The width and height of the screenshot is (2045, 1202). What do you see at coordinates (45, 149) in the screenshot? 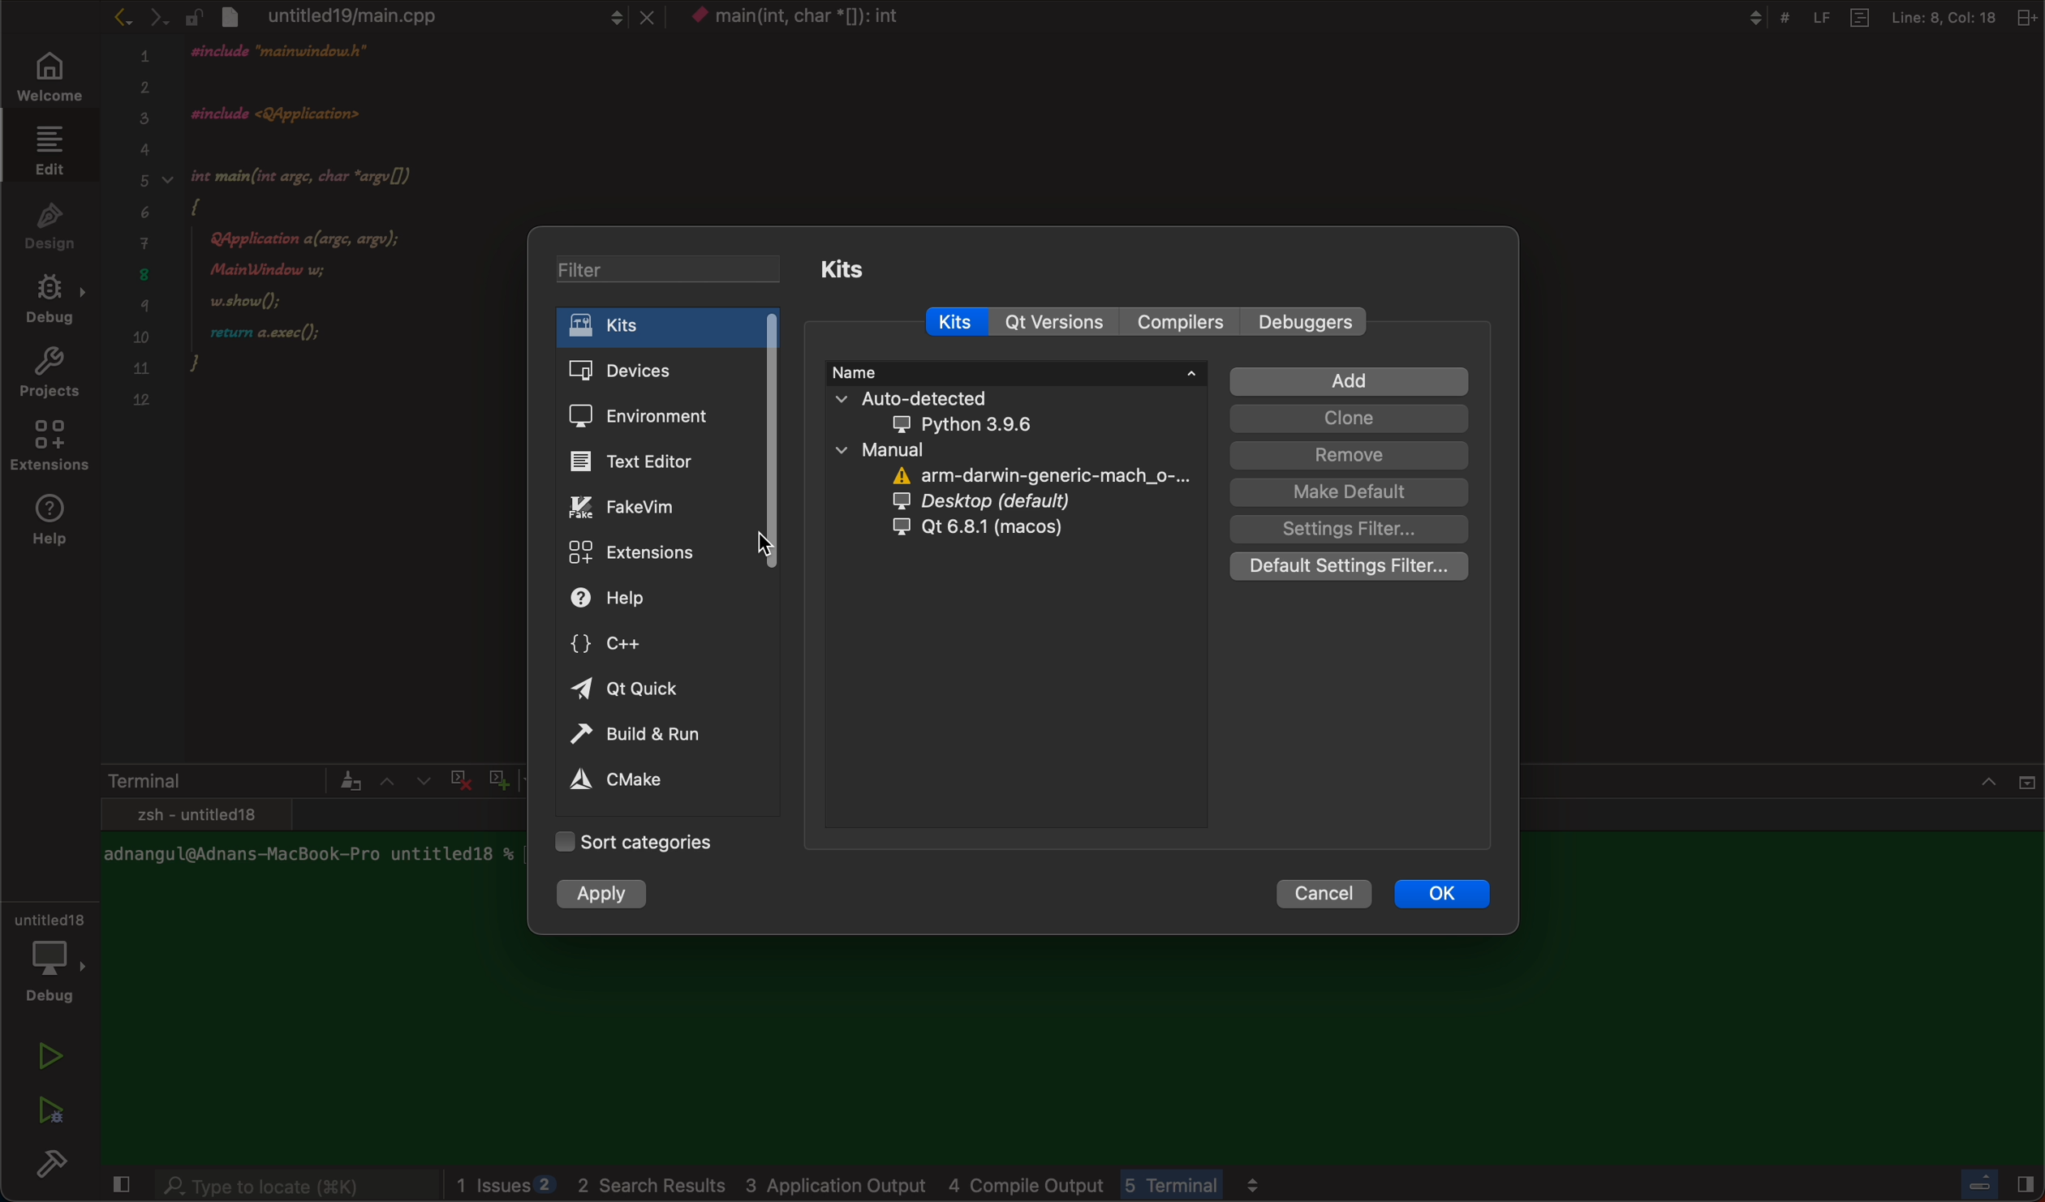
I see `edit` at bounding box center [45, 149].